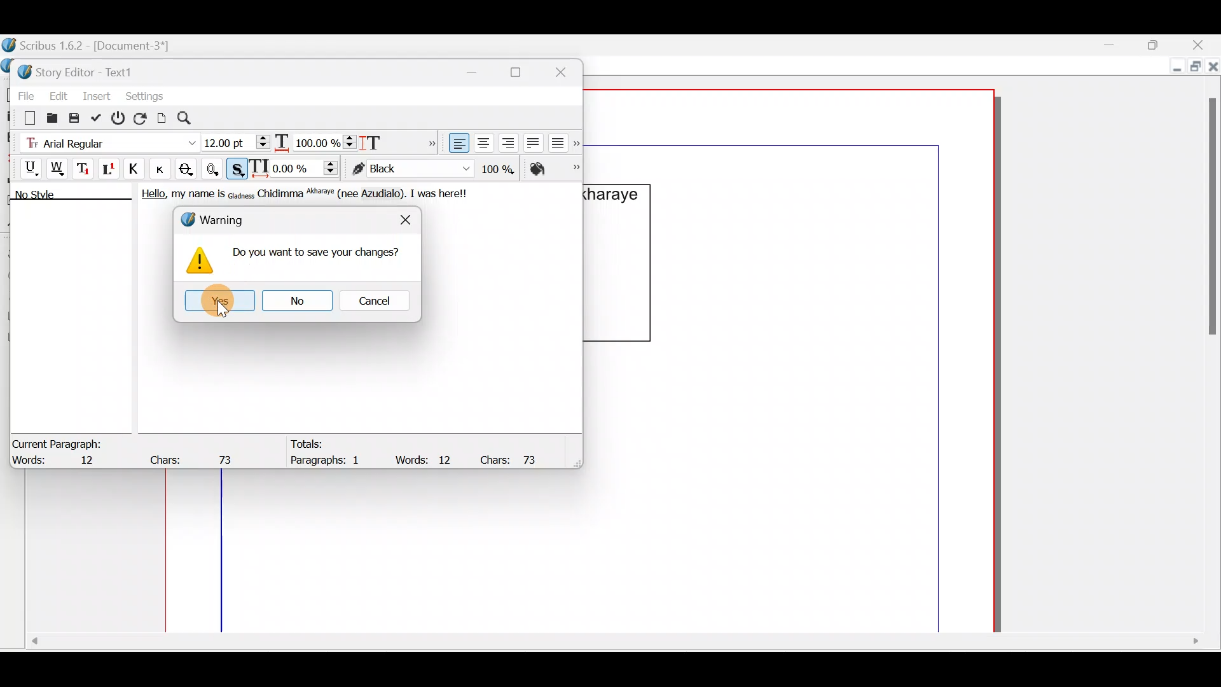 The image size is (1221, 687). Describe the element at coordinates (1208, 347) in the screenshot. I see `Scroll bar` at that location.